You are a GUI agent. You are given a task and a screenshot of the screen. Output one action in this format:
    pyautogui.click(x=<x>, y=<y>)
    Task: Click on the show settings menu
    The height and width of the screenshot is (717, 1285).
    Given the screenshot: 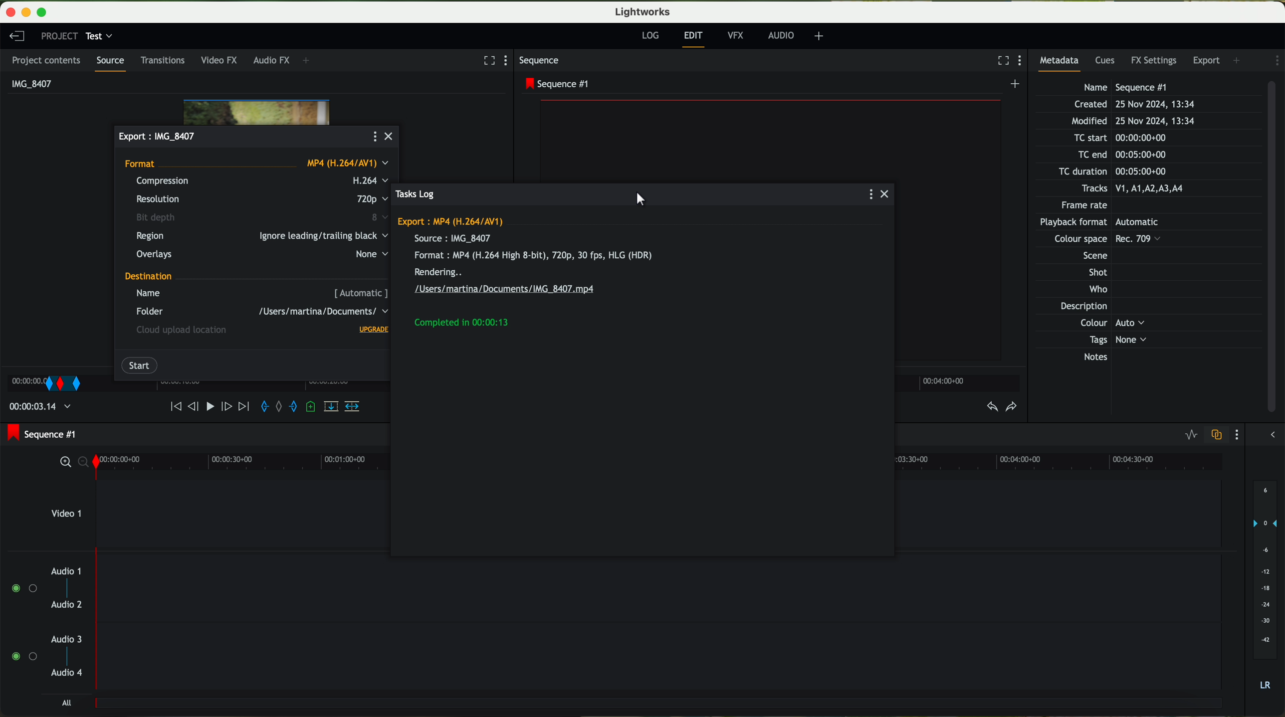 What is the action you would take?
    pyautogui.click(x=1239, y=435)
    